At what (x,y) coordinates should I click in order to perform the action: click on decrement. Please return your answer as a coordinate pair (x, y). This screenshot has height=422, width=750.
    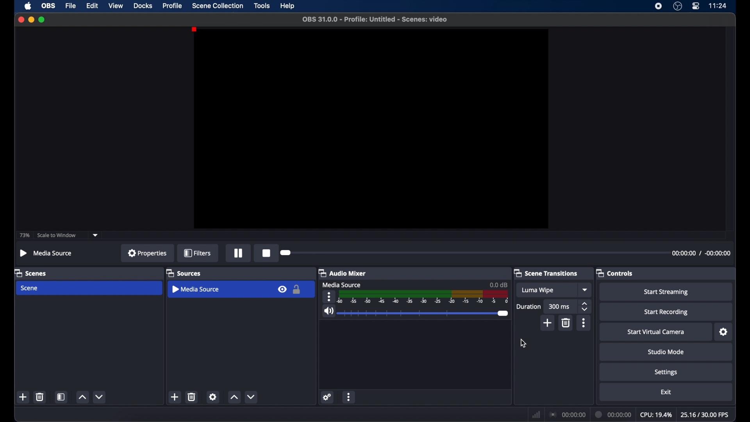
    Looking at the image, I should click on (250, 397).